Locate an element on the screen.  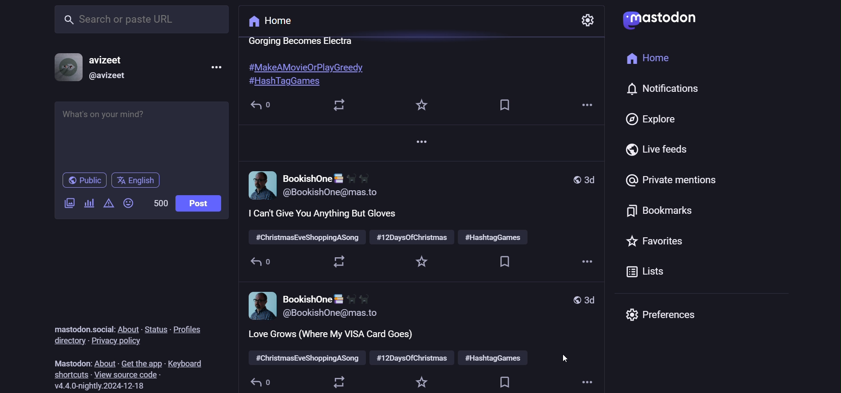
mastodon social is located at coordinates (81, 329).